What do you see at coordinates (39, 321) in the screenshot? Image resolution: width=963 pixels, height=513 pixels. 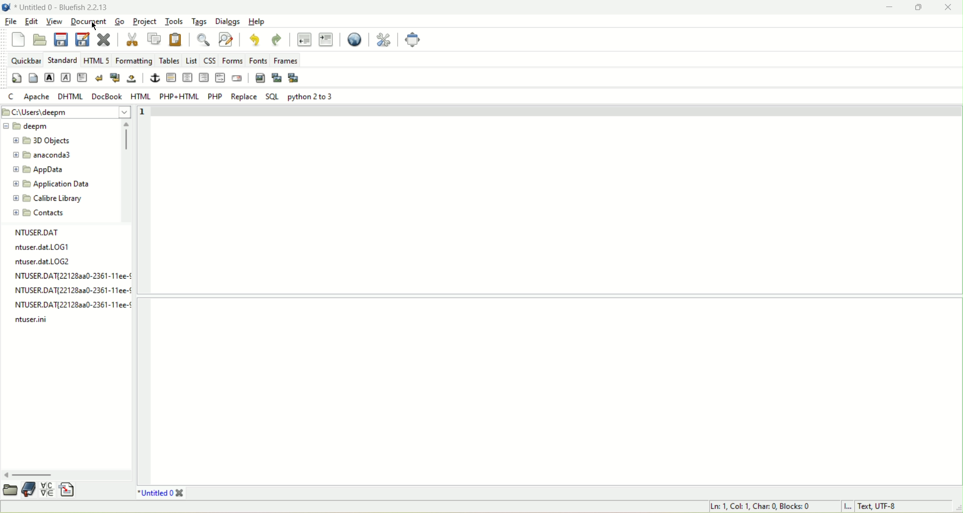 I see `ntuser.ini` at bounding box center [39, 321].